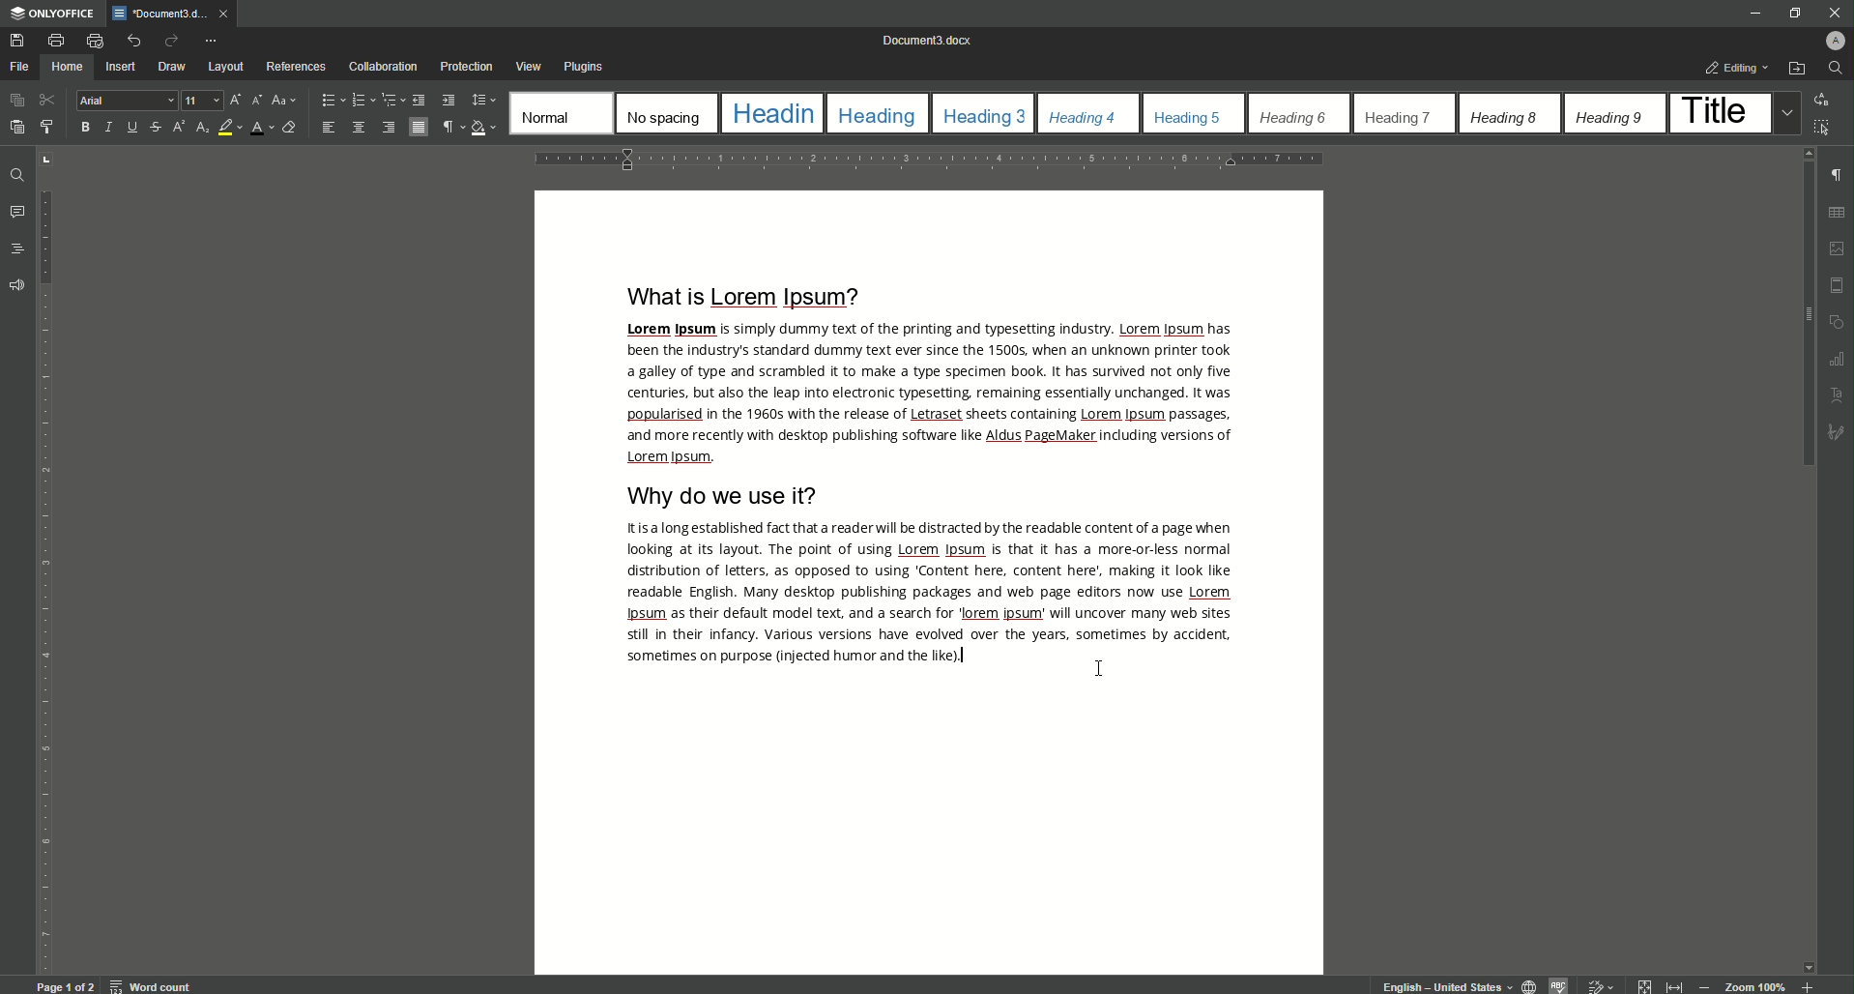 This screenshot has height=994, width=1854. What do you see at coordinates (82, 128) in the screenshot?
I see `B` at bounding box center [82, 128].